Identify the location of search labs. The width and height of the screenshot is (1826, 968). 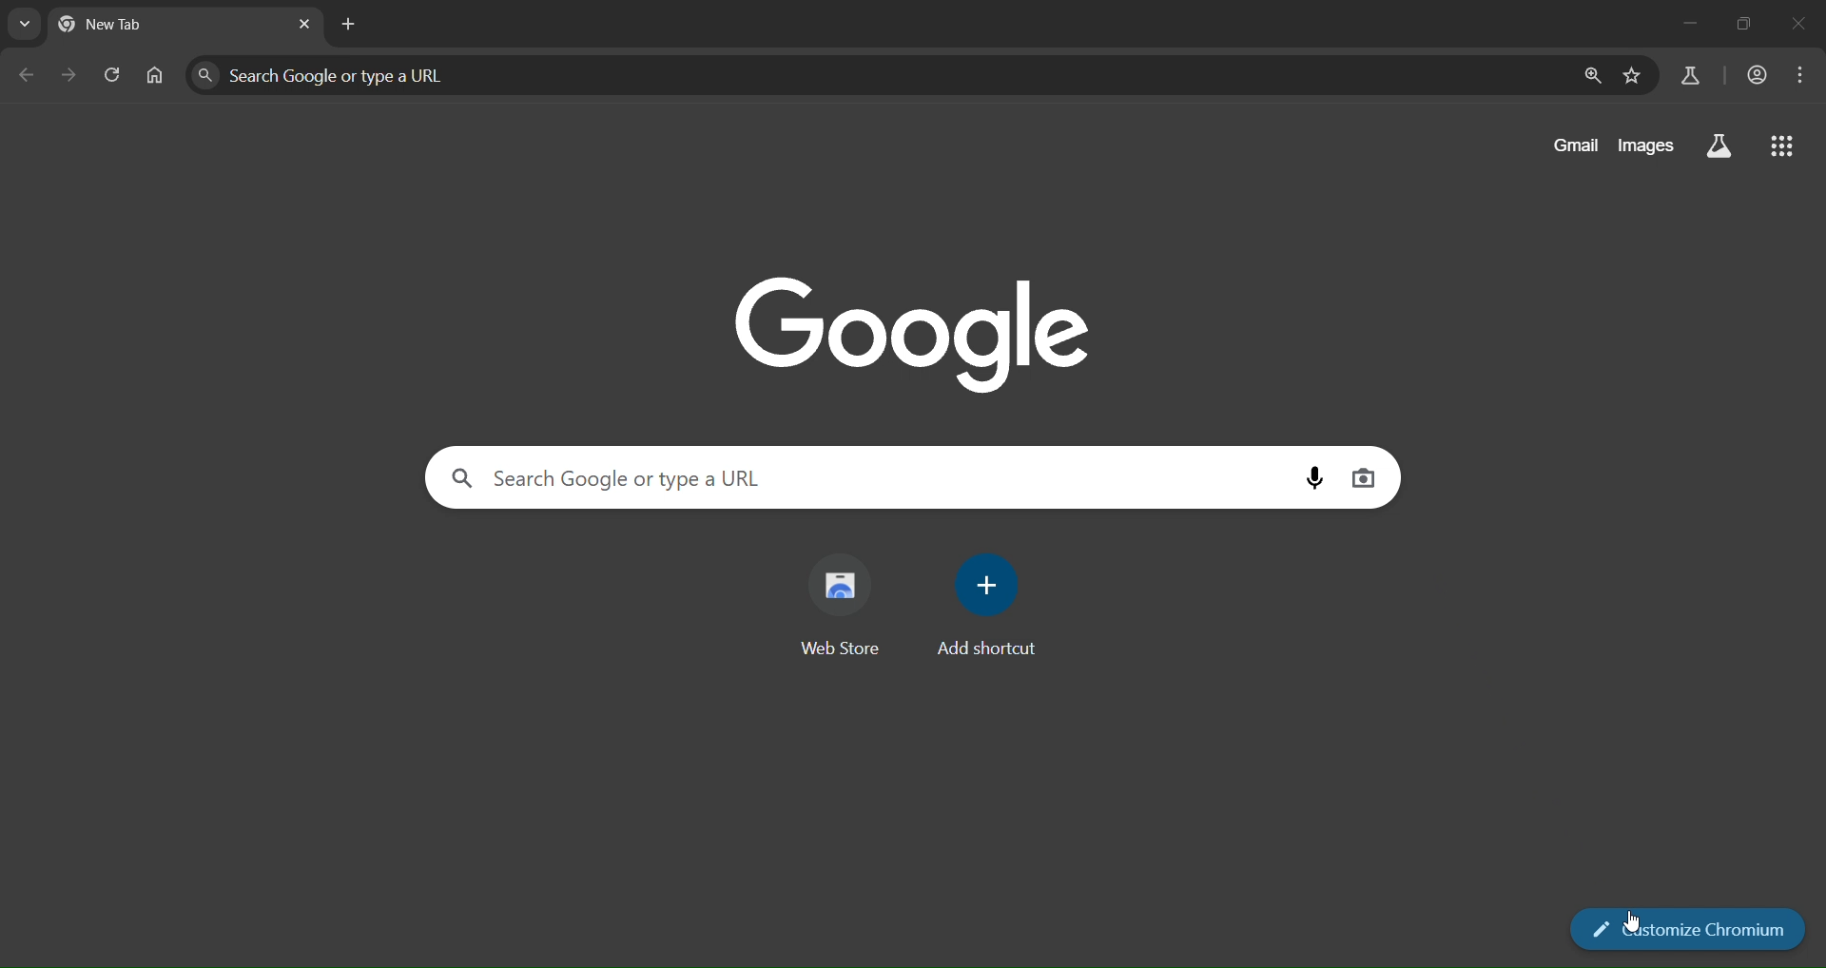
(1717, 148).